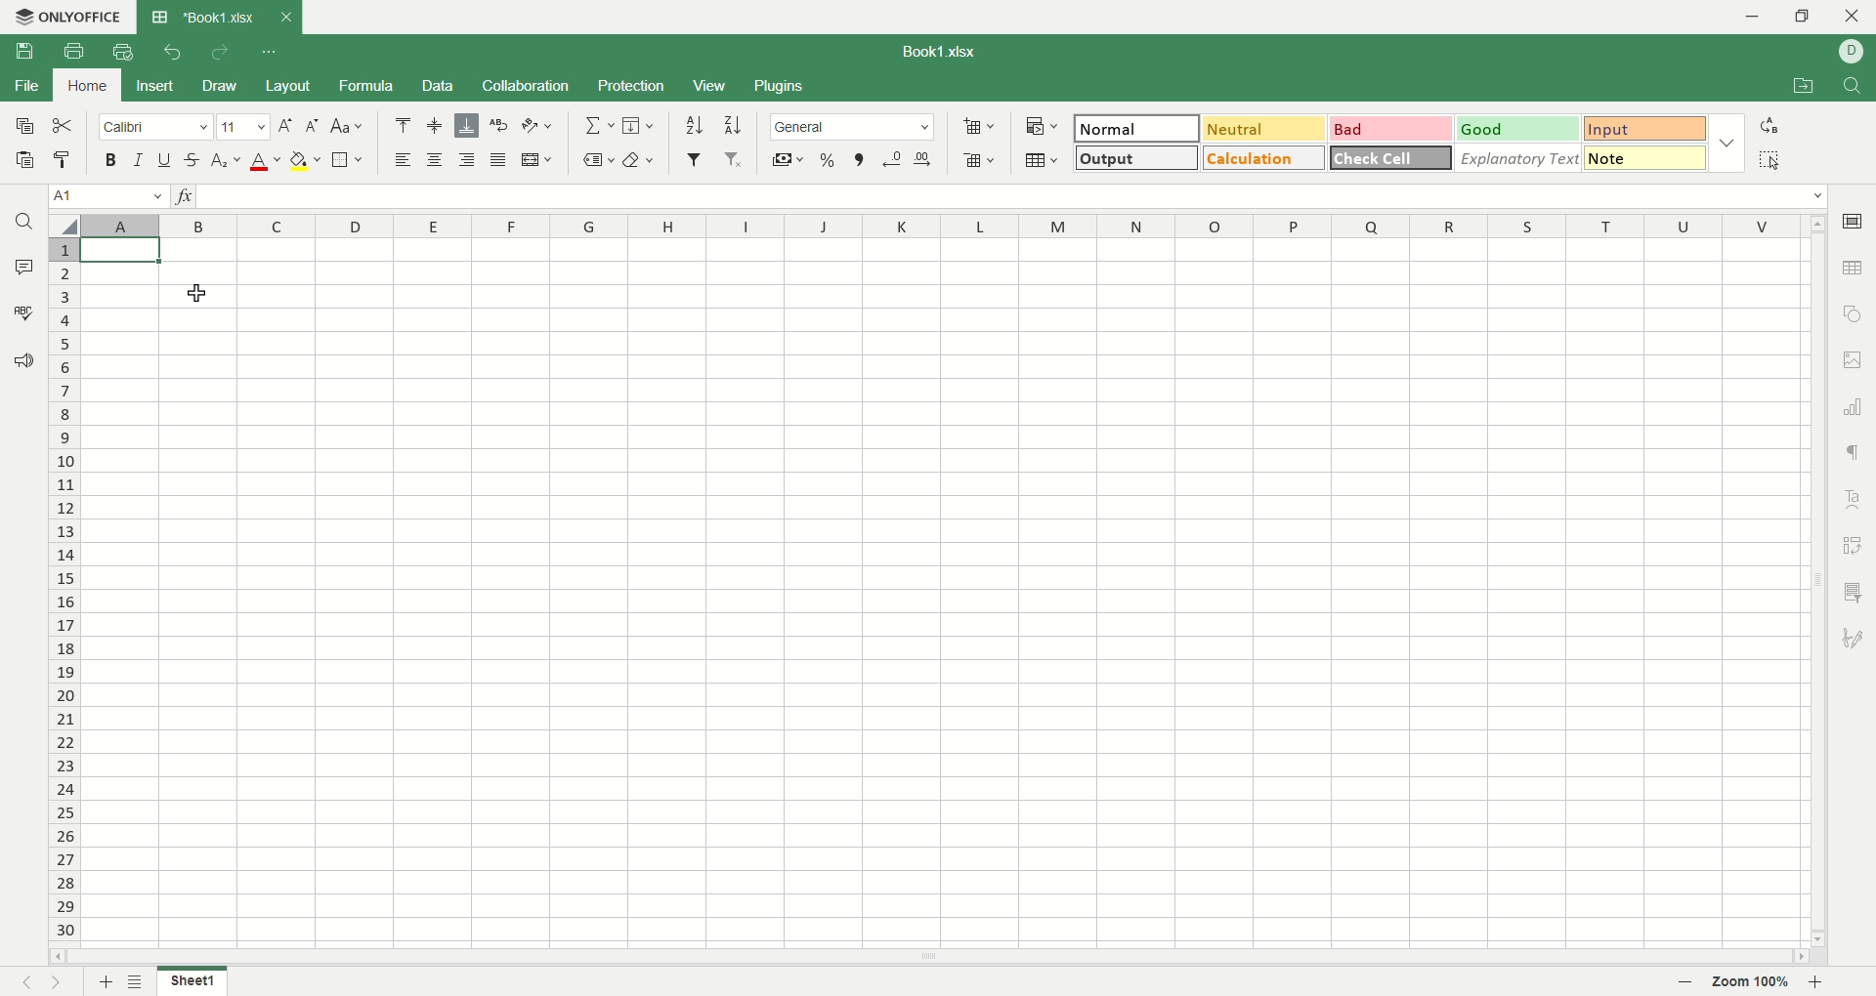 Image resolution: width=1876 pixels, height=996 pixels. I want to click on Zoom in, so click(1814, 982).